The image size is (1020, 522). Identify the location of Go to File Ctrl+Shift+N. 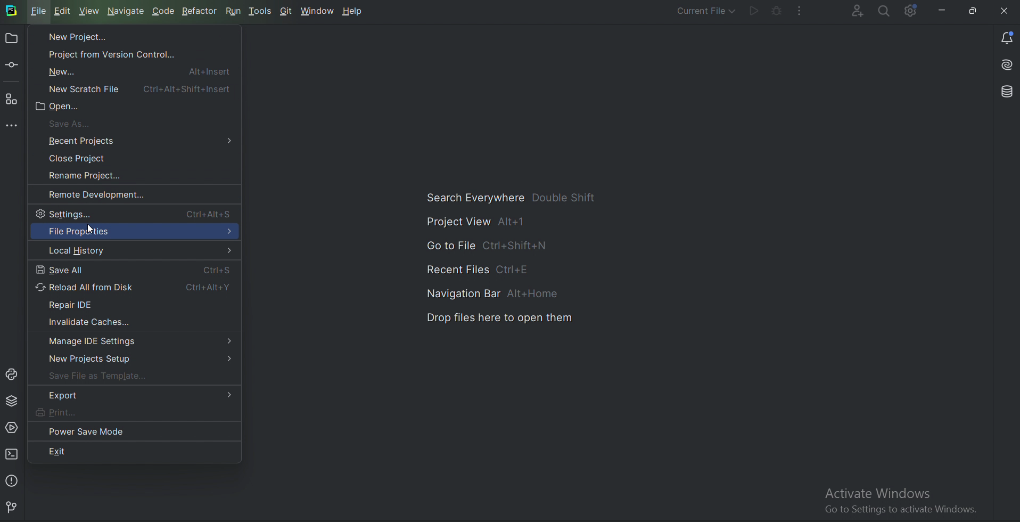
(491, 247).